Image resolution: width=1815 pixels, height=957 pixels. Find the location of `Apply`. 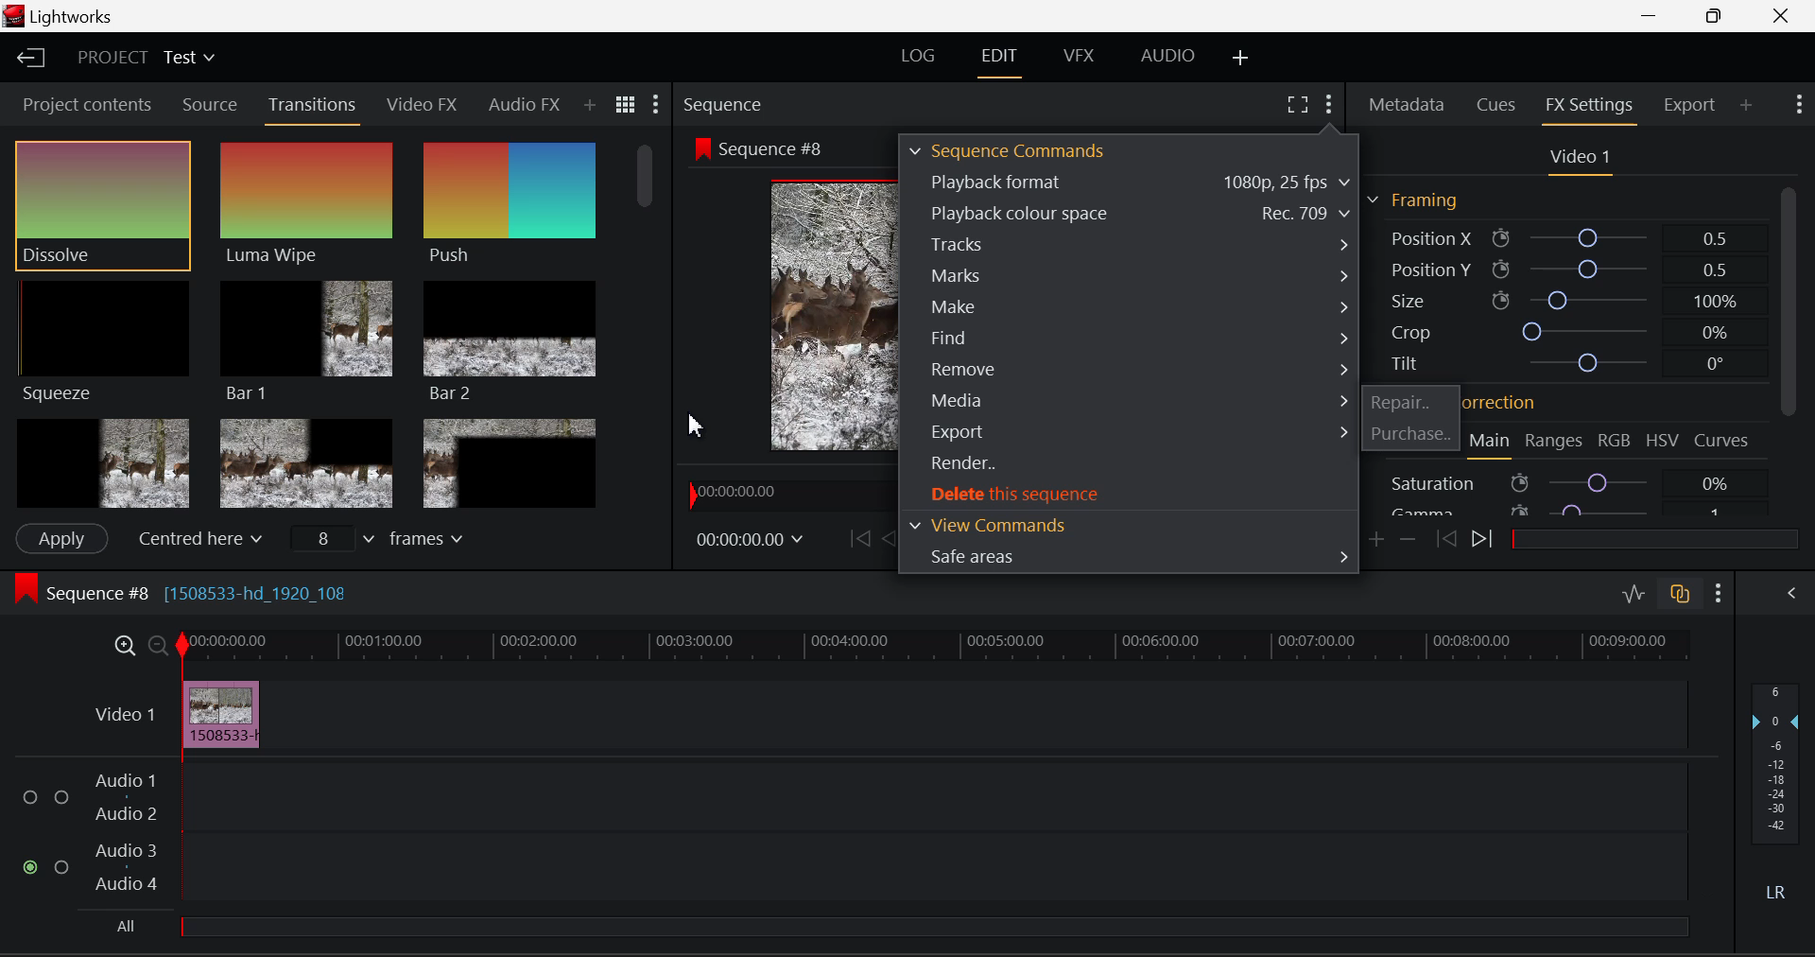

Apply is located at coordinates (61, 536).